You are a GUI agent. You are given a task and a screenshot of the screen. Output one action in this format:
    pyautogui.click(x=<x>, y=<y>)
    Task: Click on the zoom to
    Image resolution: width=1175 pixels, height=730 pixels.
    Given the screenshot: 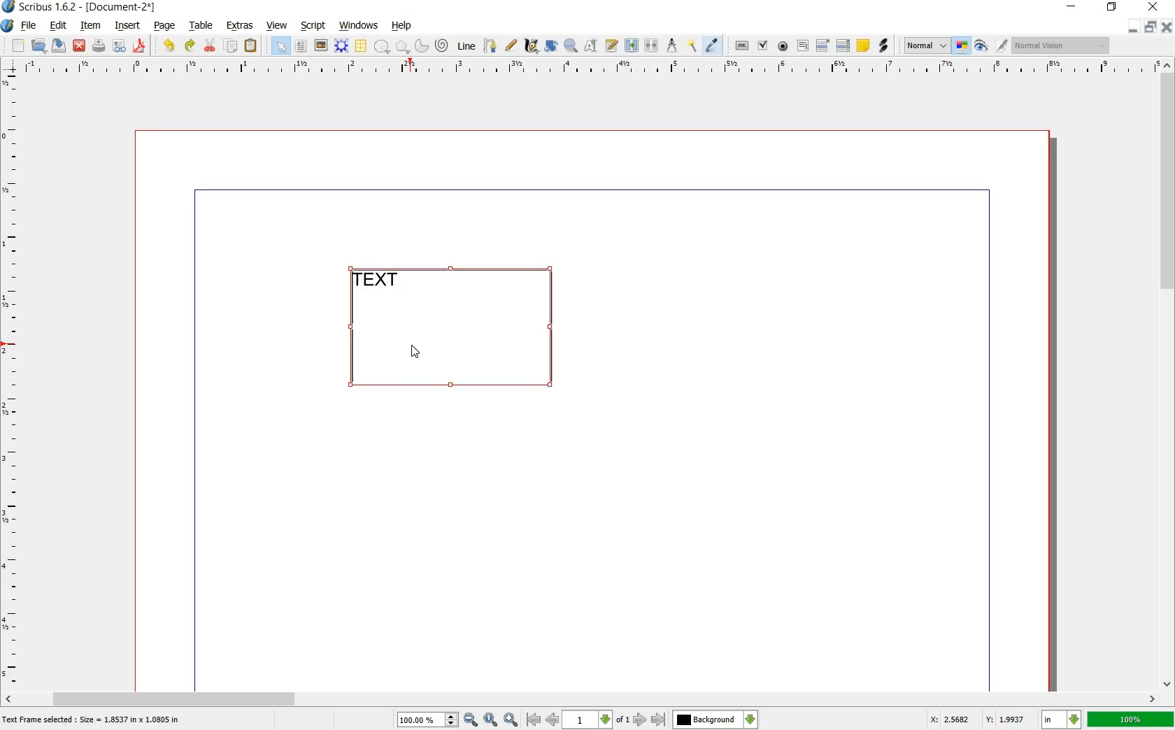 What is the action you would take?
    pyautogui.click(x=491, y=720)
    